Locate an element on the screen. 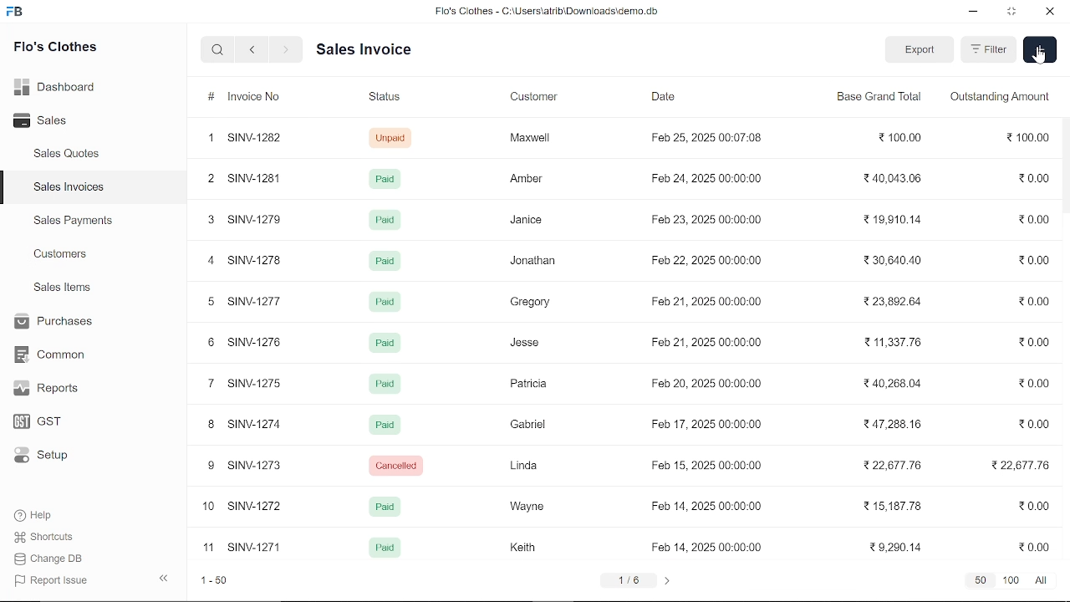  previous is located at coordinates (252, 49).